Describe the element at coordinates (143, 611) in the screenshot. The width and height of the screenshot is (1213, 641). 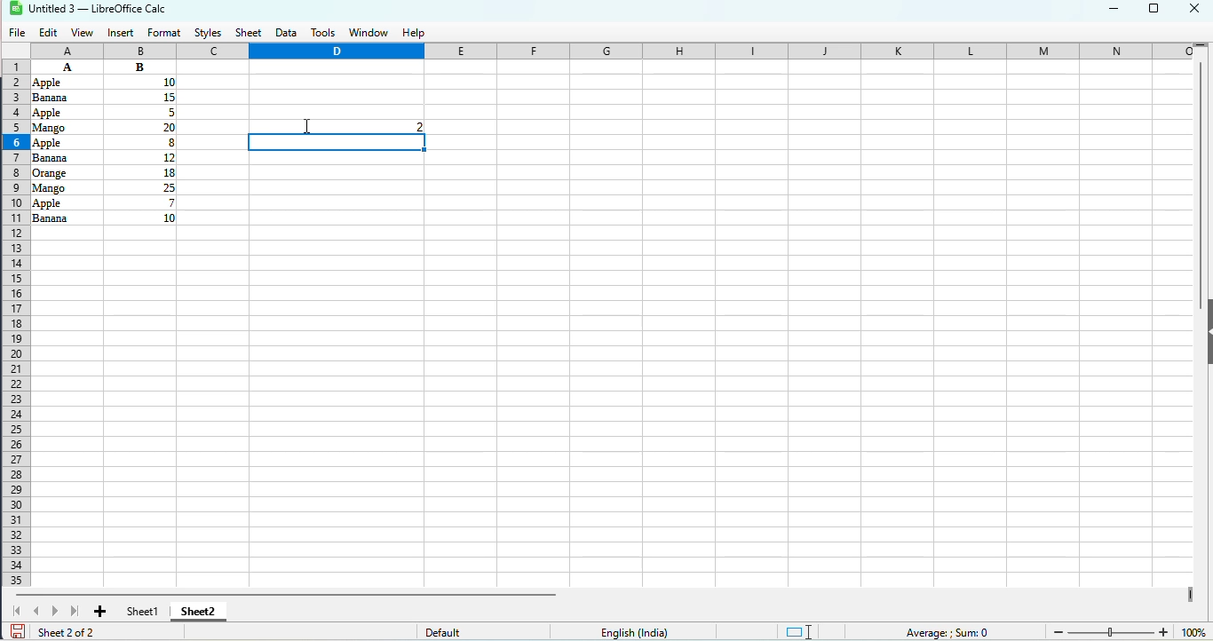
I see `sheet1` at that location.